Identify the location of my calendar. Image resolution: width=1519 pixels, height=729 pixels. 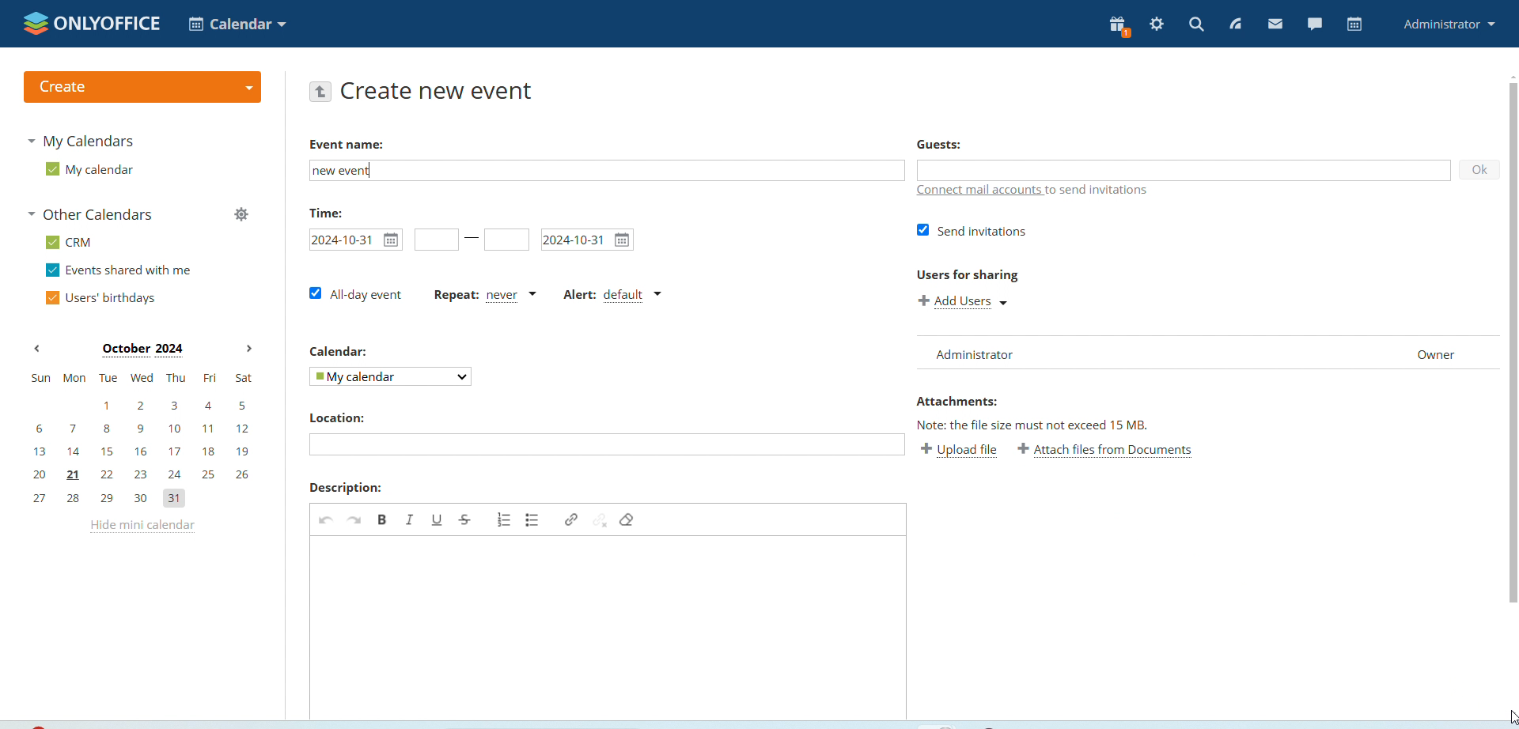
(392, 376).